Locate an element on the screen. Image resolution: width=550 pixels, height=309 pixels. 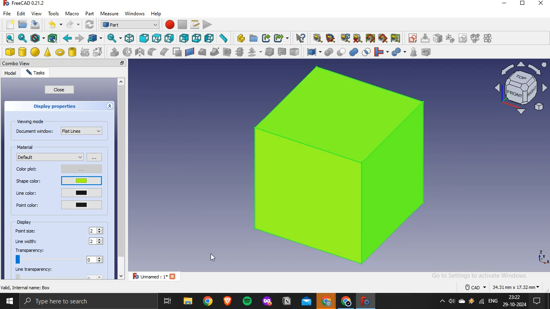
chamfer is located at coordinates (164, 51).